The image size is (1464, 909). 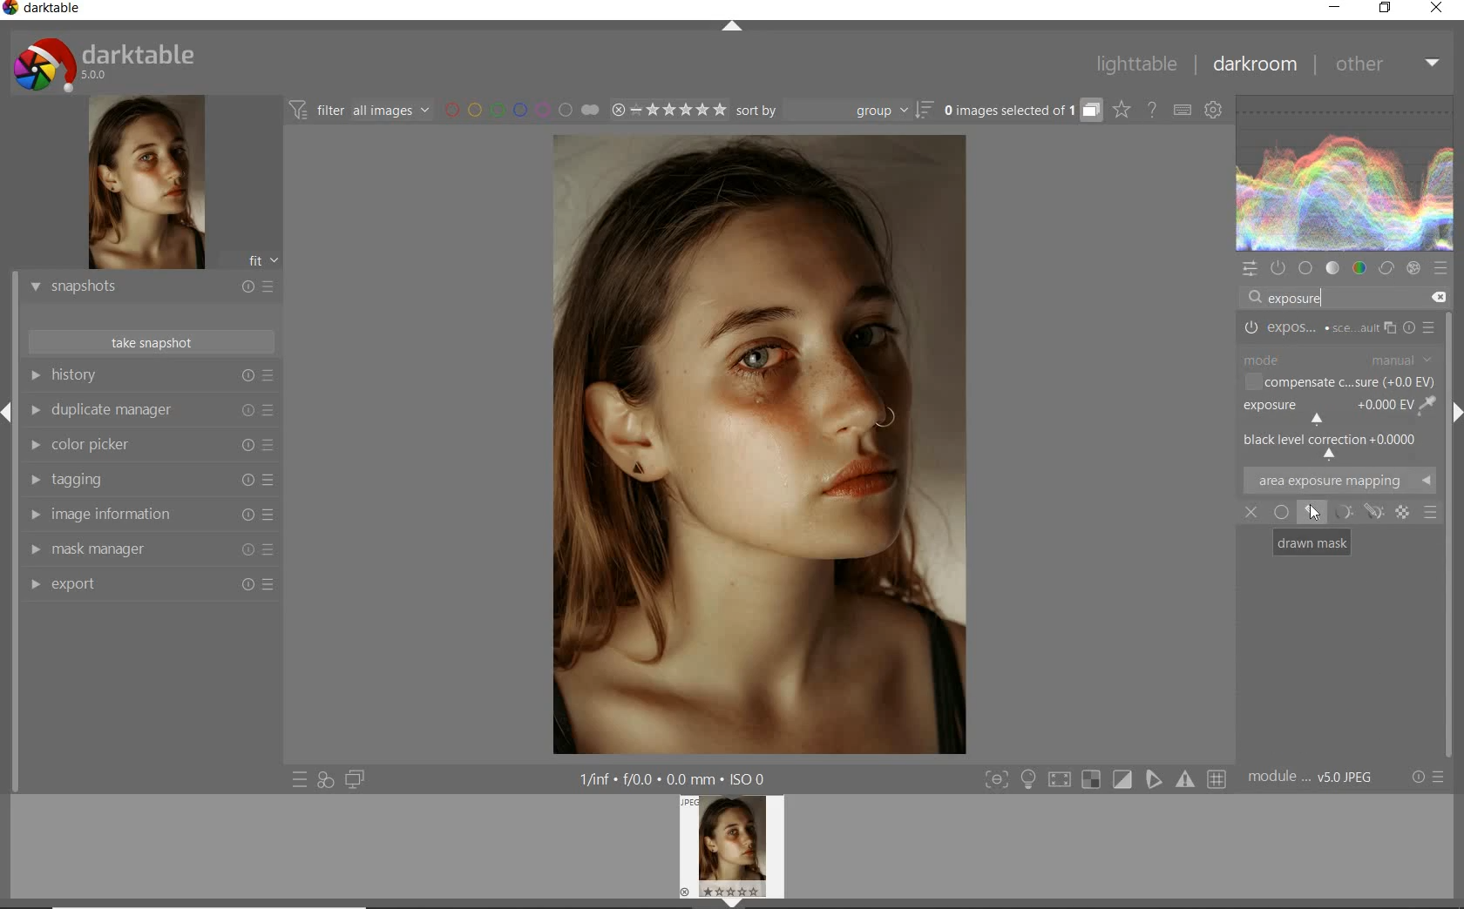 What do you see at coordinates (1106, 781) in the screenshot?
I see `toggle modes` at bounding box center [1106, 781].